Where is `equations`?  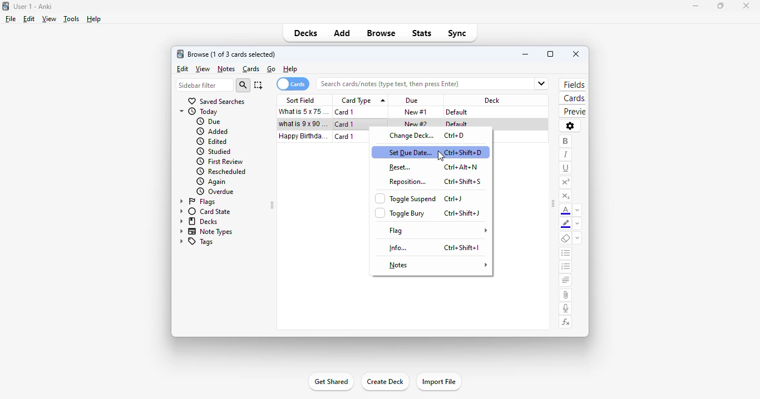
equations is located at coordinates (566, 323).